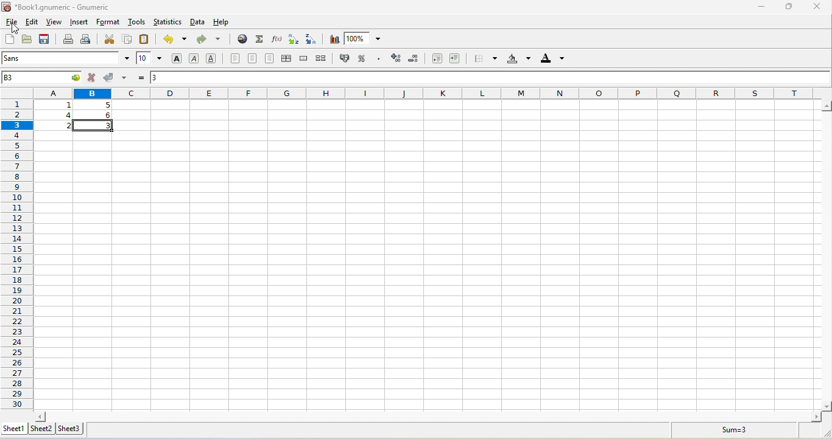 Image resolution: width=832 pixels, height=439 pixels. Describe the element at coordinates (242, 41) in the screenshot. I see `hyperlink` at that location.